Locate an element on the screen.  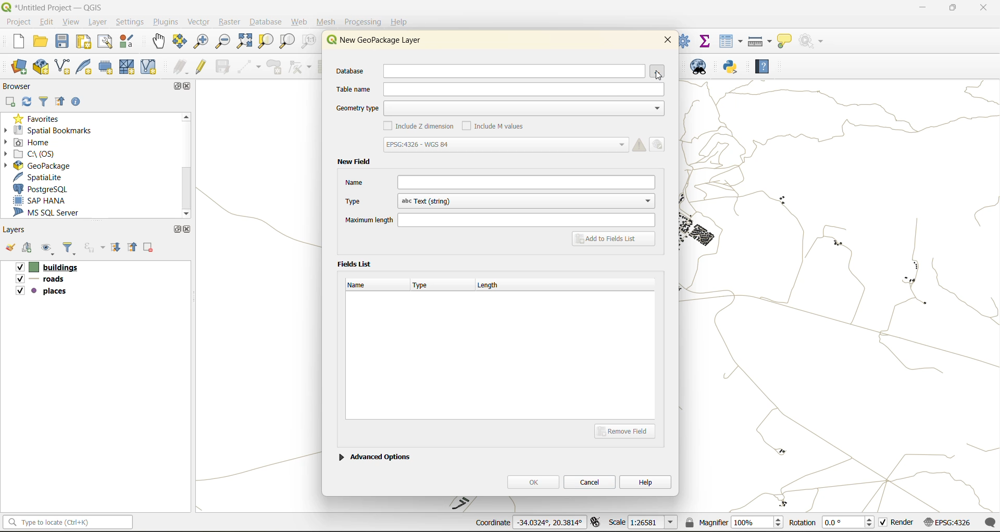
maximize is located at coordinates (952, 9).